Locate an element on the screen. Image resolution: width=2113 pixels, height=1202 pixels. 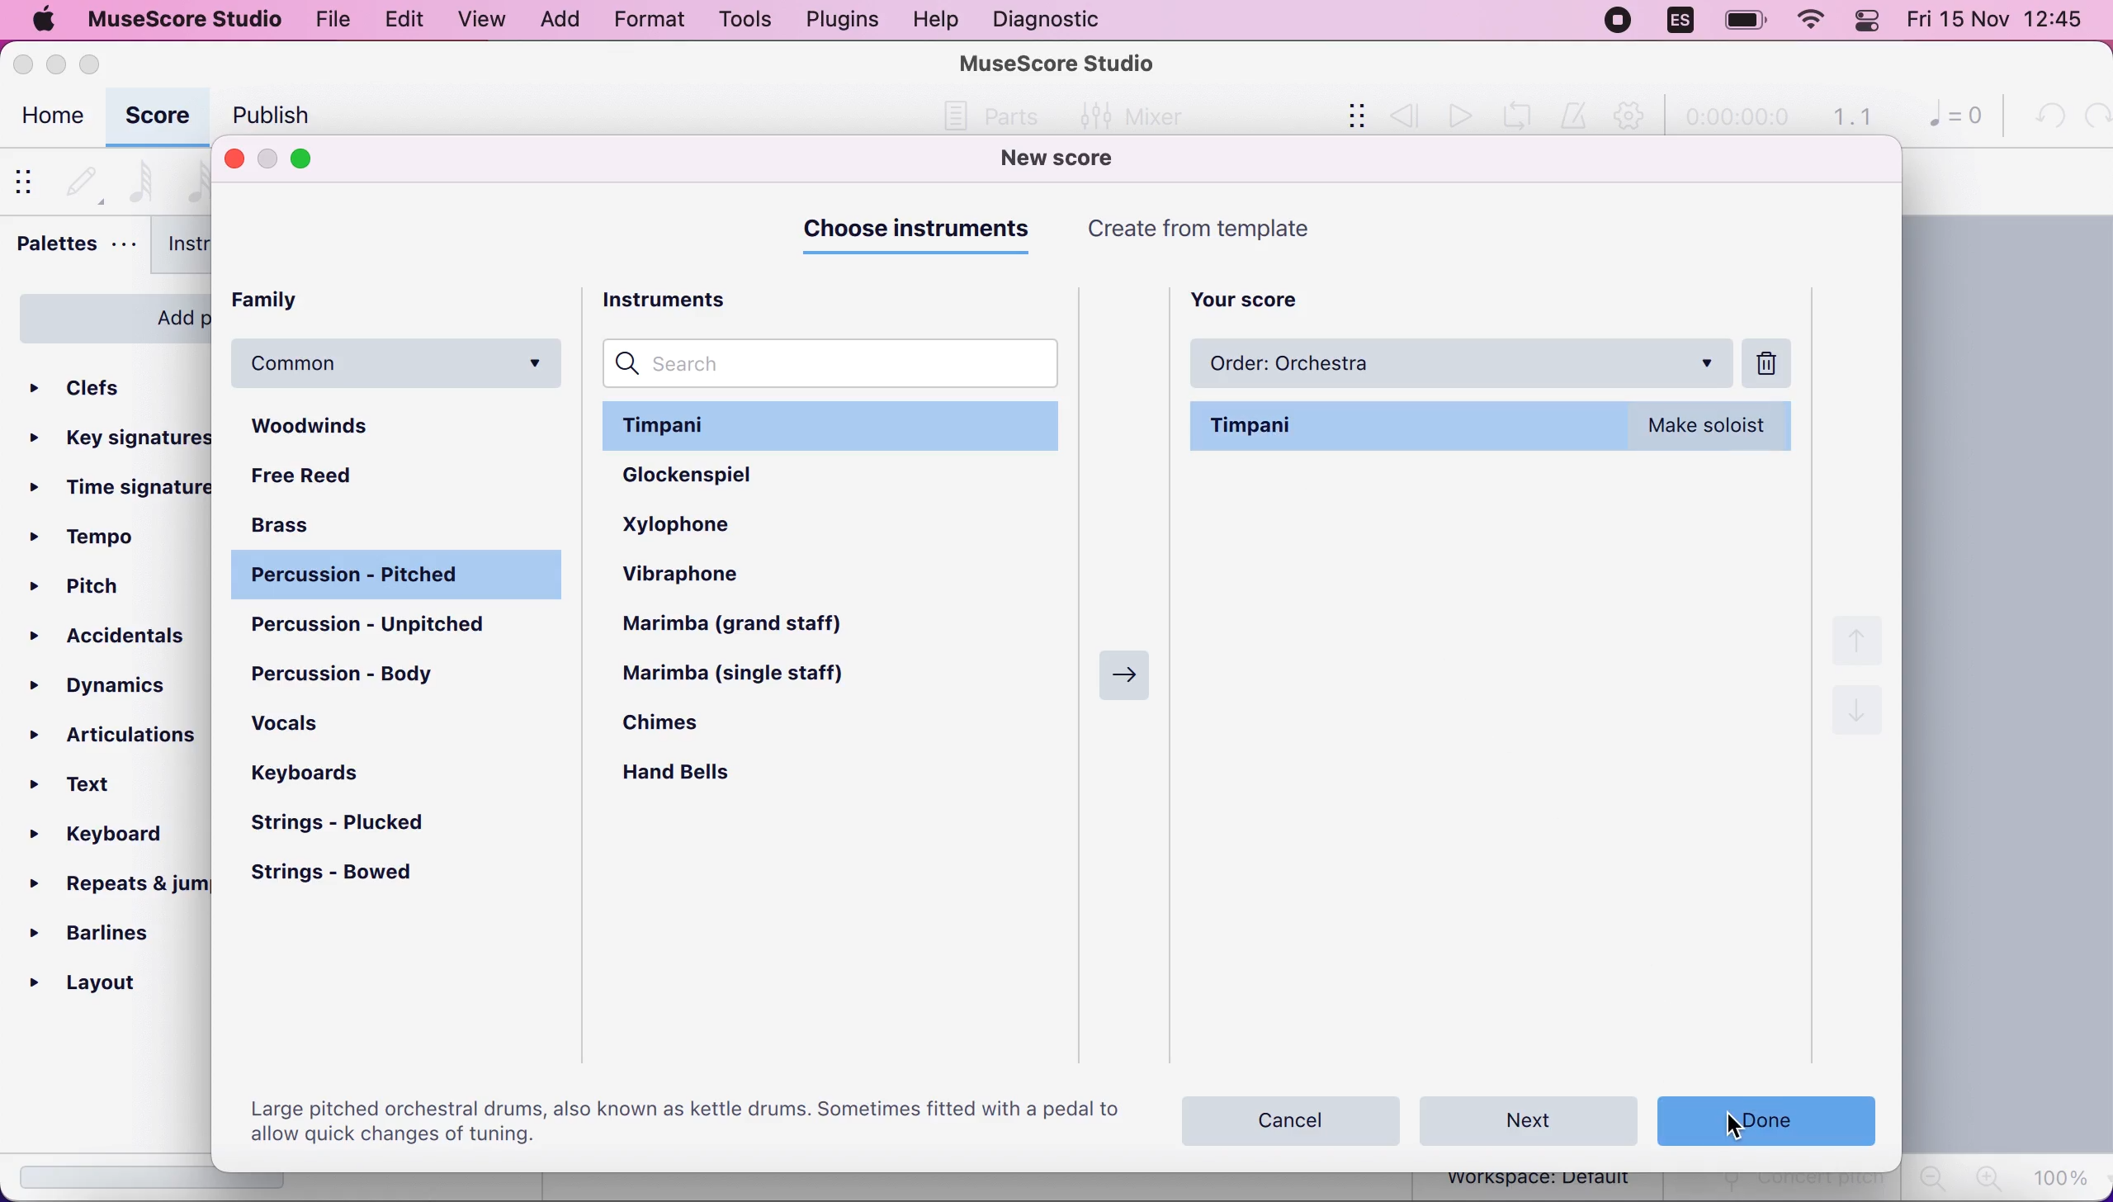
common is located at coordinates (400, 363).